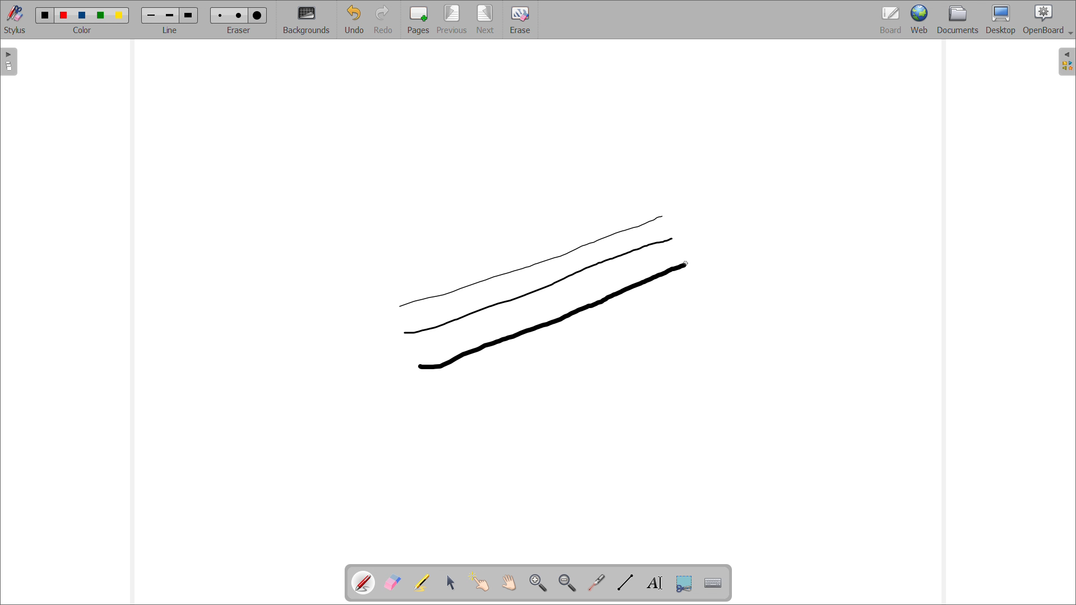 Image resolution: width=1076 pixels, height=605 pixels. What do you see at coordinates (365, 583) in the screenshot?
I see `pen tool` at bounding box center [365, 583].